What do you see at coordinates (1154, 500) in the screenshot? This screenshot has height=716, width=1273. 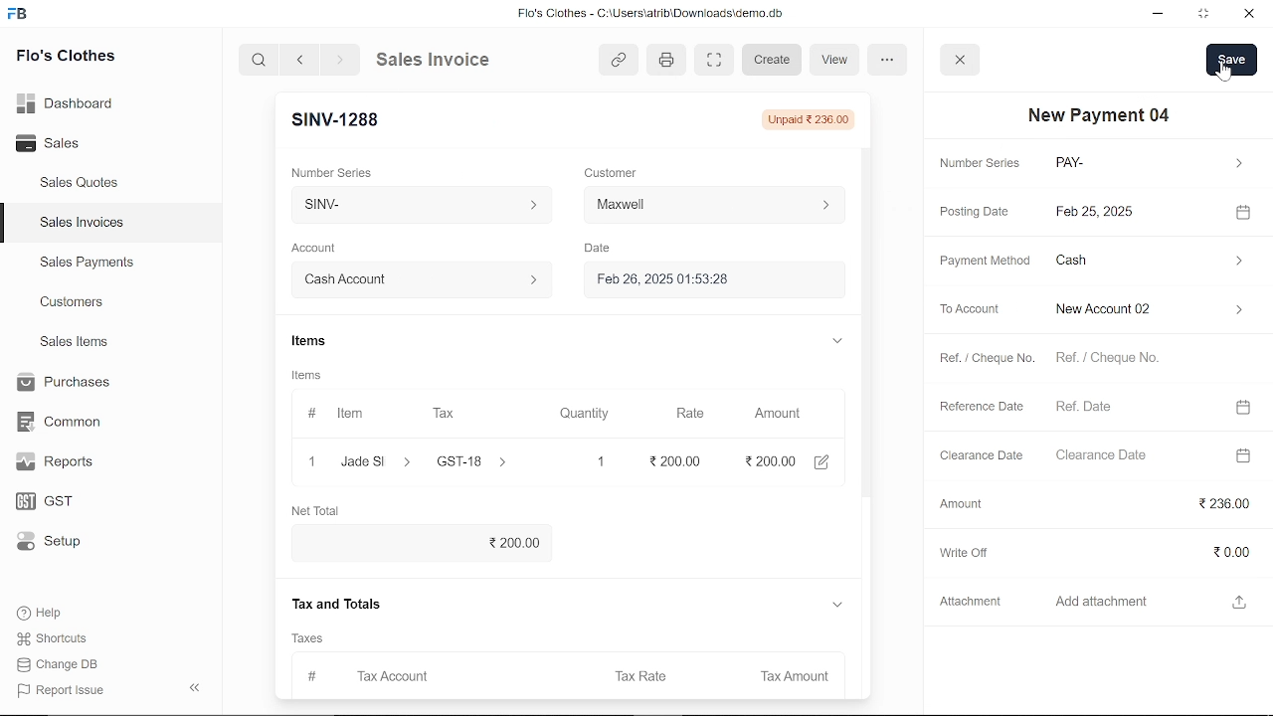 I see `2236.00` at bounding box center [1154, 500].